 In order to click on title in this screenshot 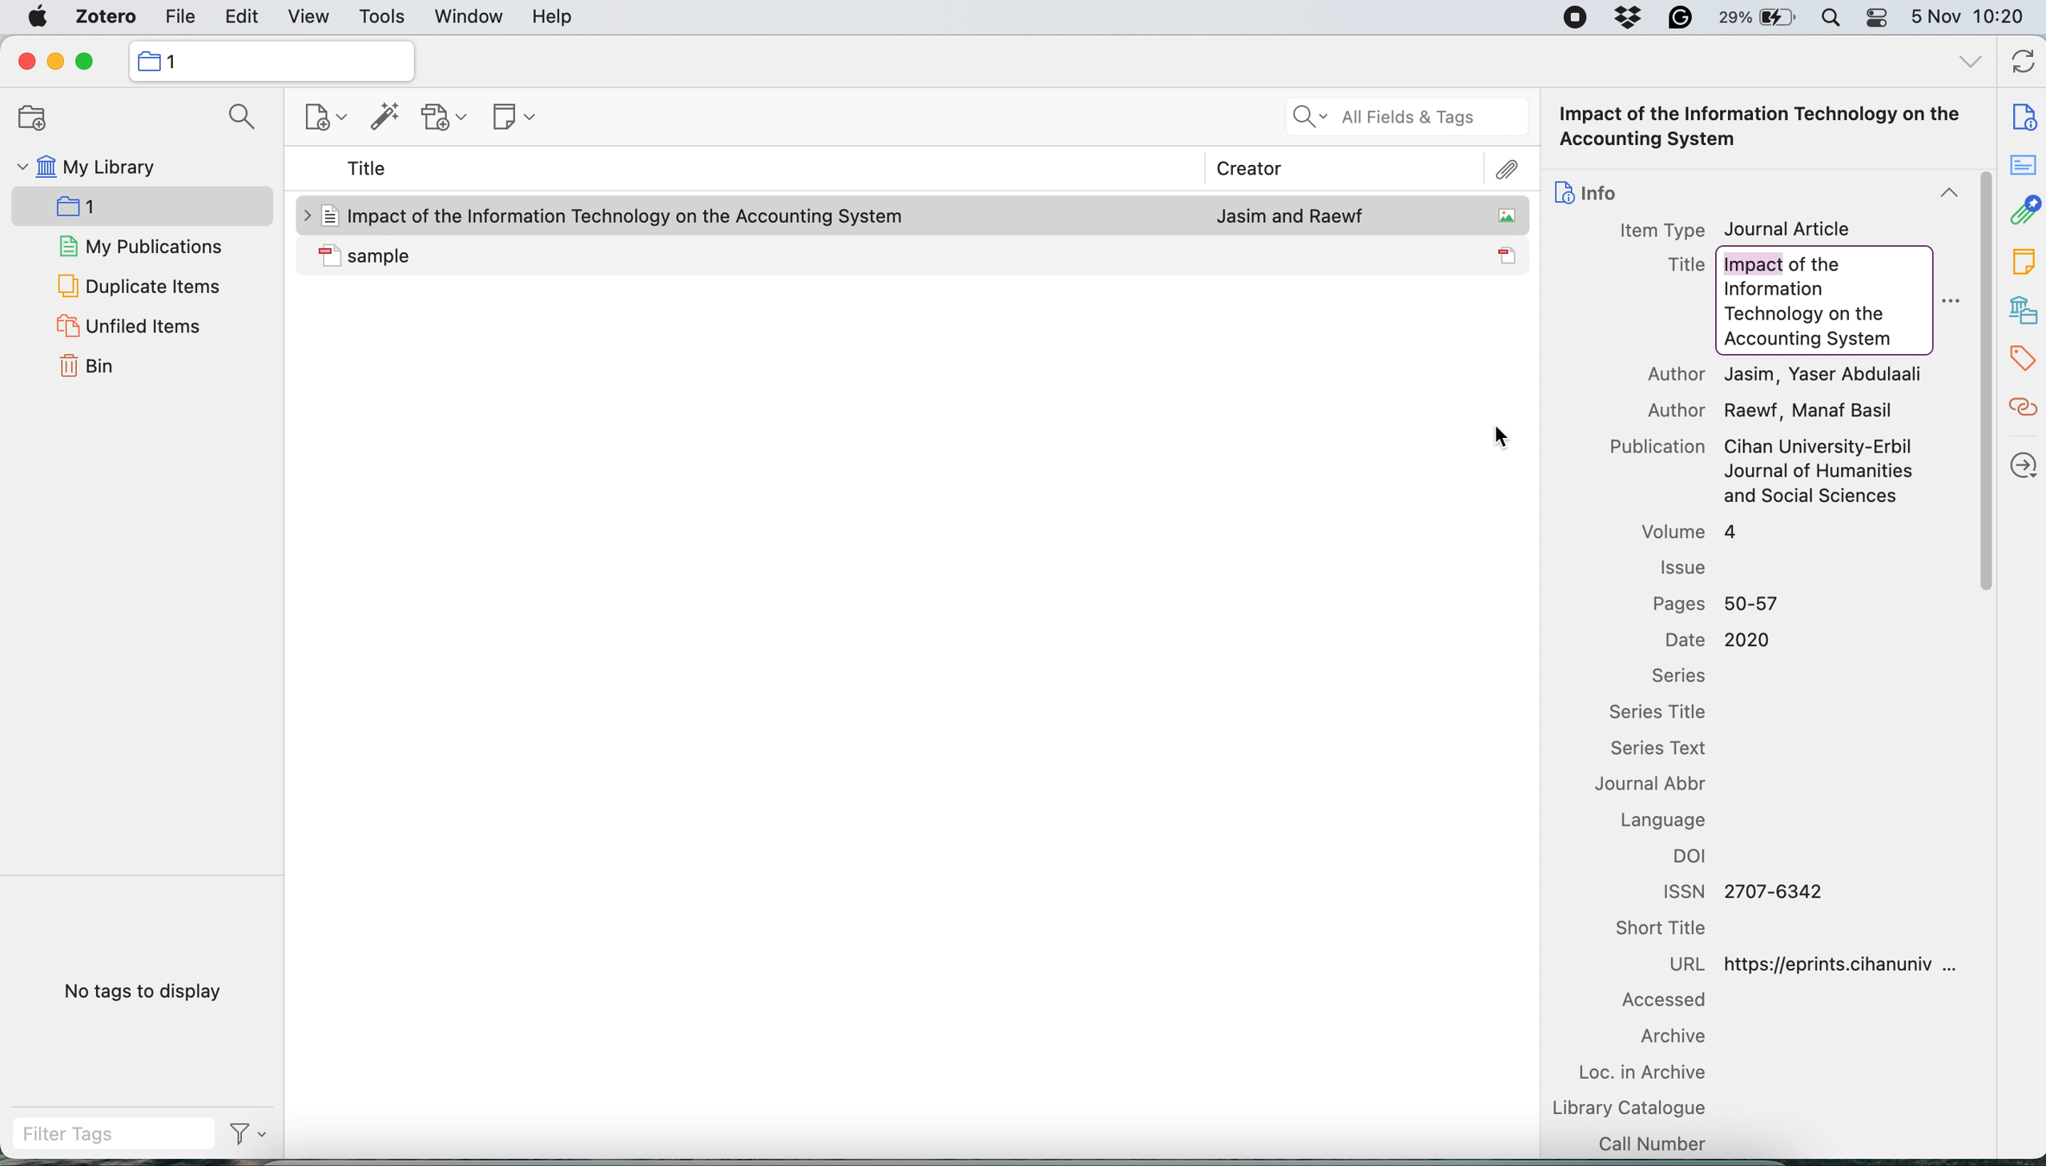, I will do `click(369, 171)`.